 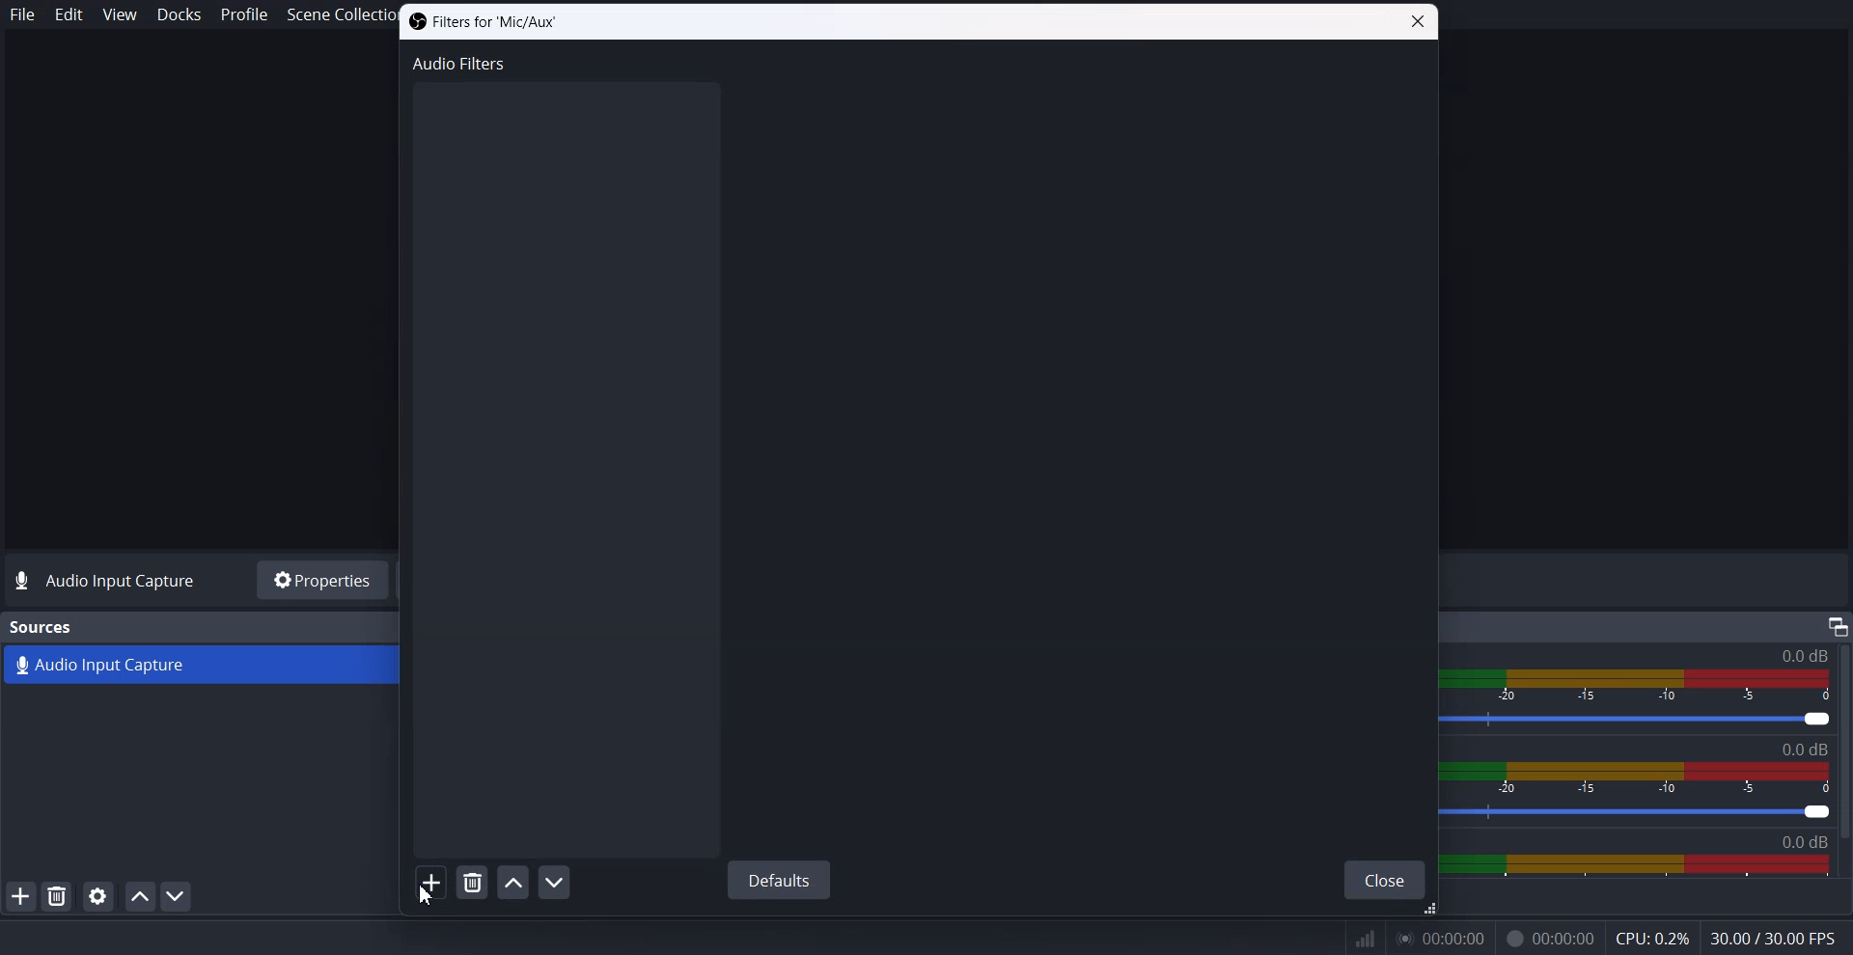 I want to click on Add Source, so click(x=20, y=895).